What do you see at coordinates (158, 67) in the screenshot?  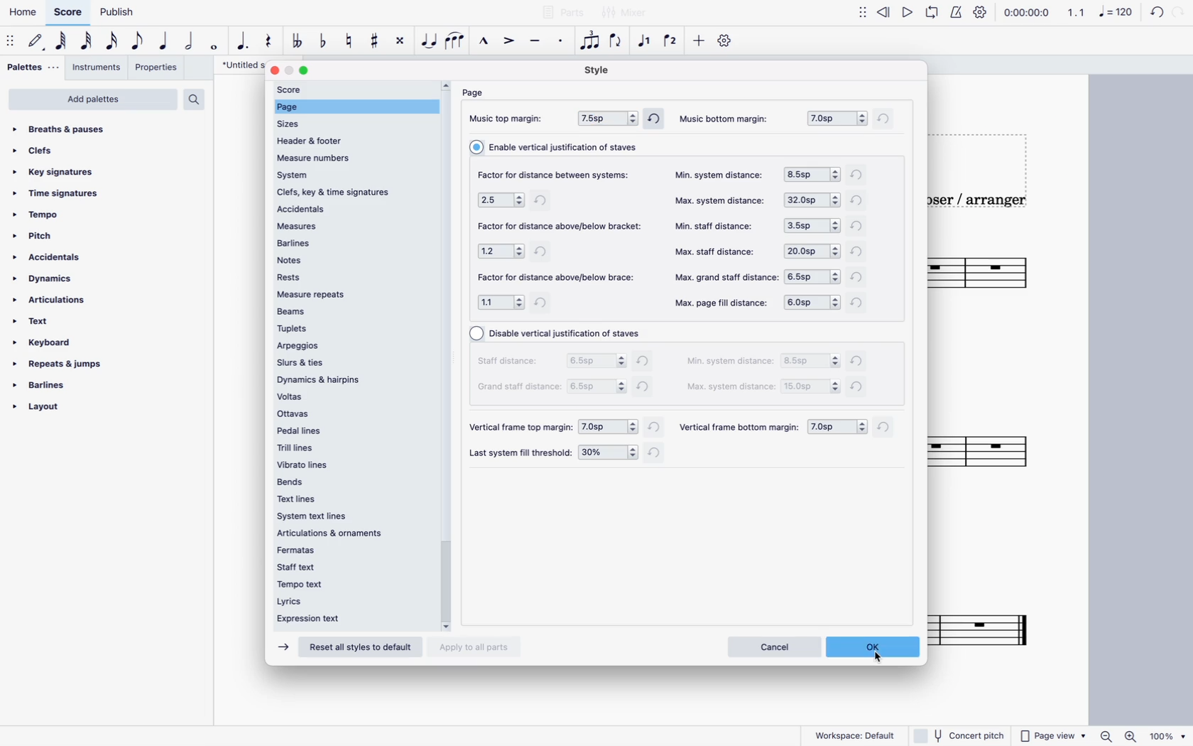 I see `properties` at bounding box center [158, 67].